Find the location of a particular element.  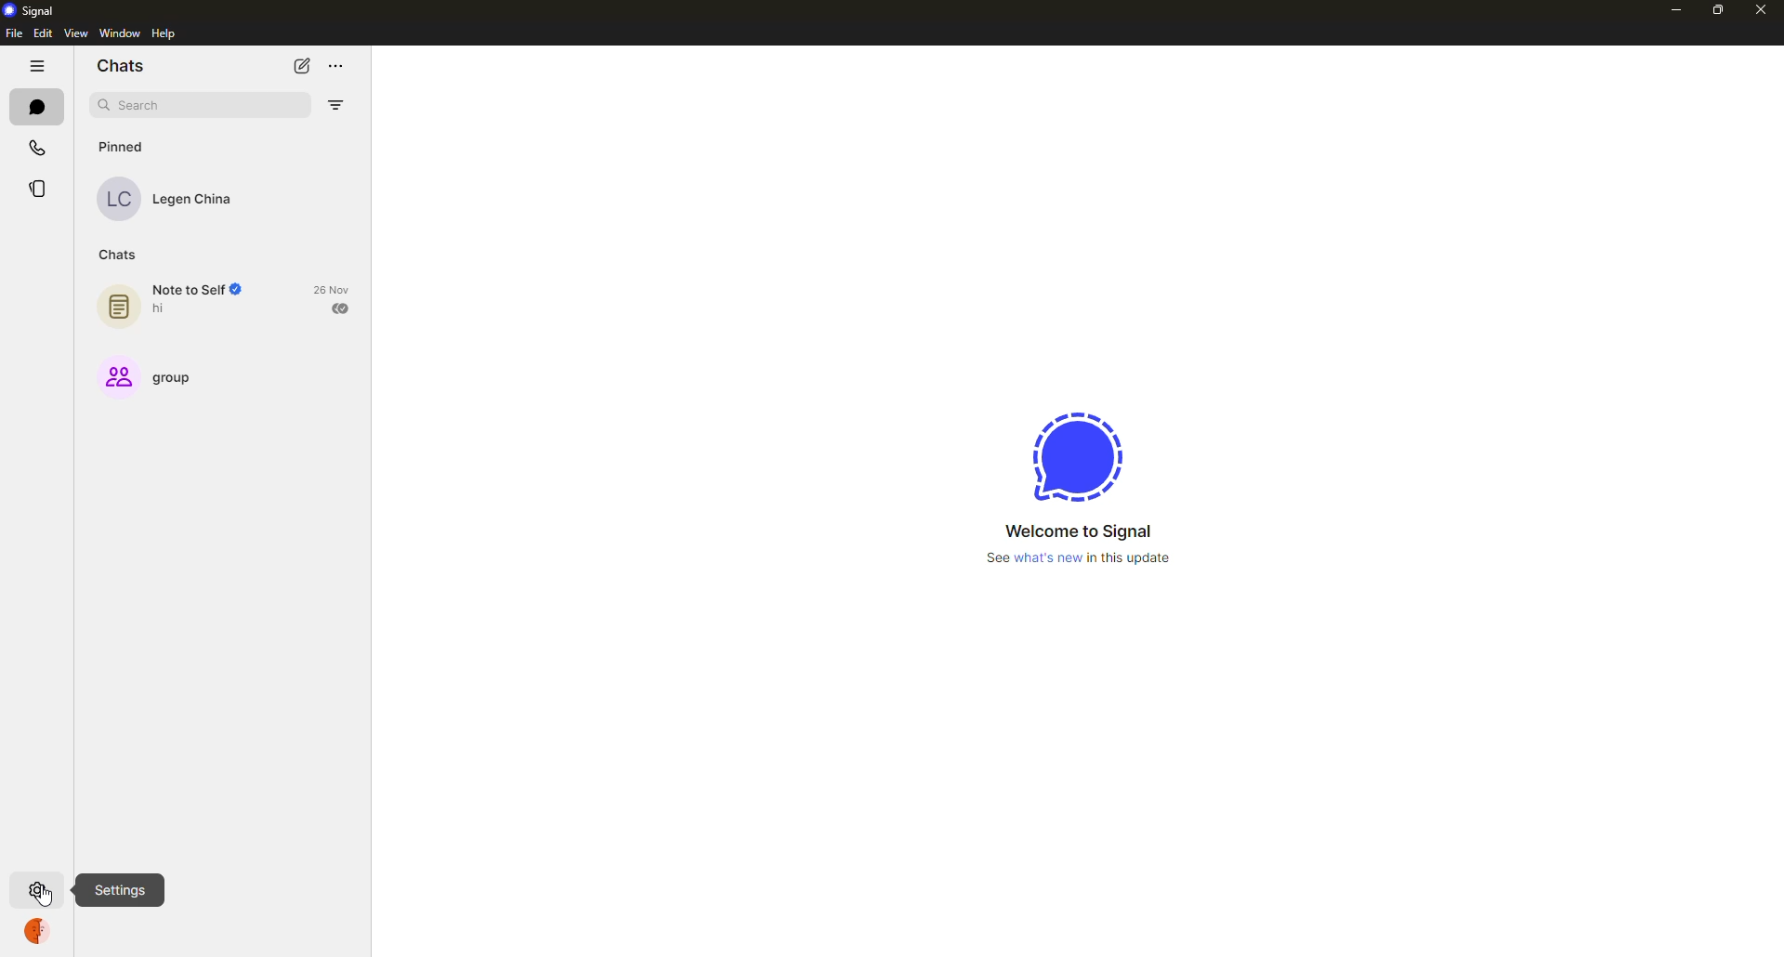

chats is located at coordinates (35, 106).